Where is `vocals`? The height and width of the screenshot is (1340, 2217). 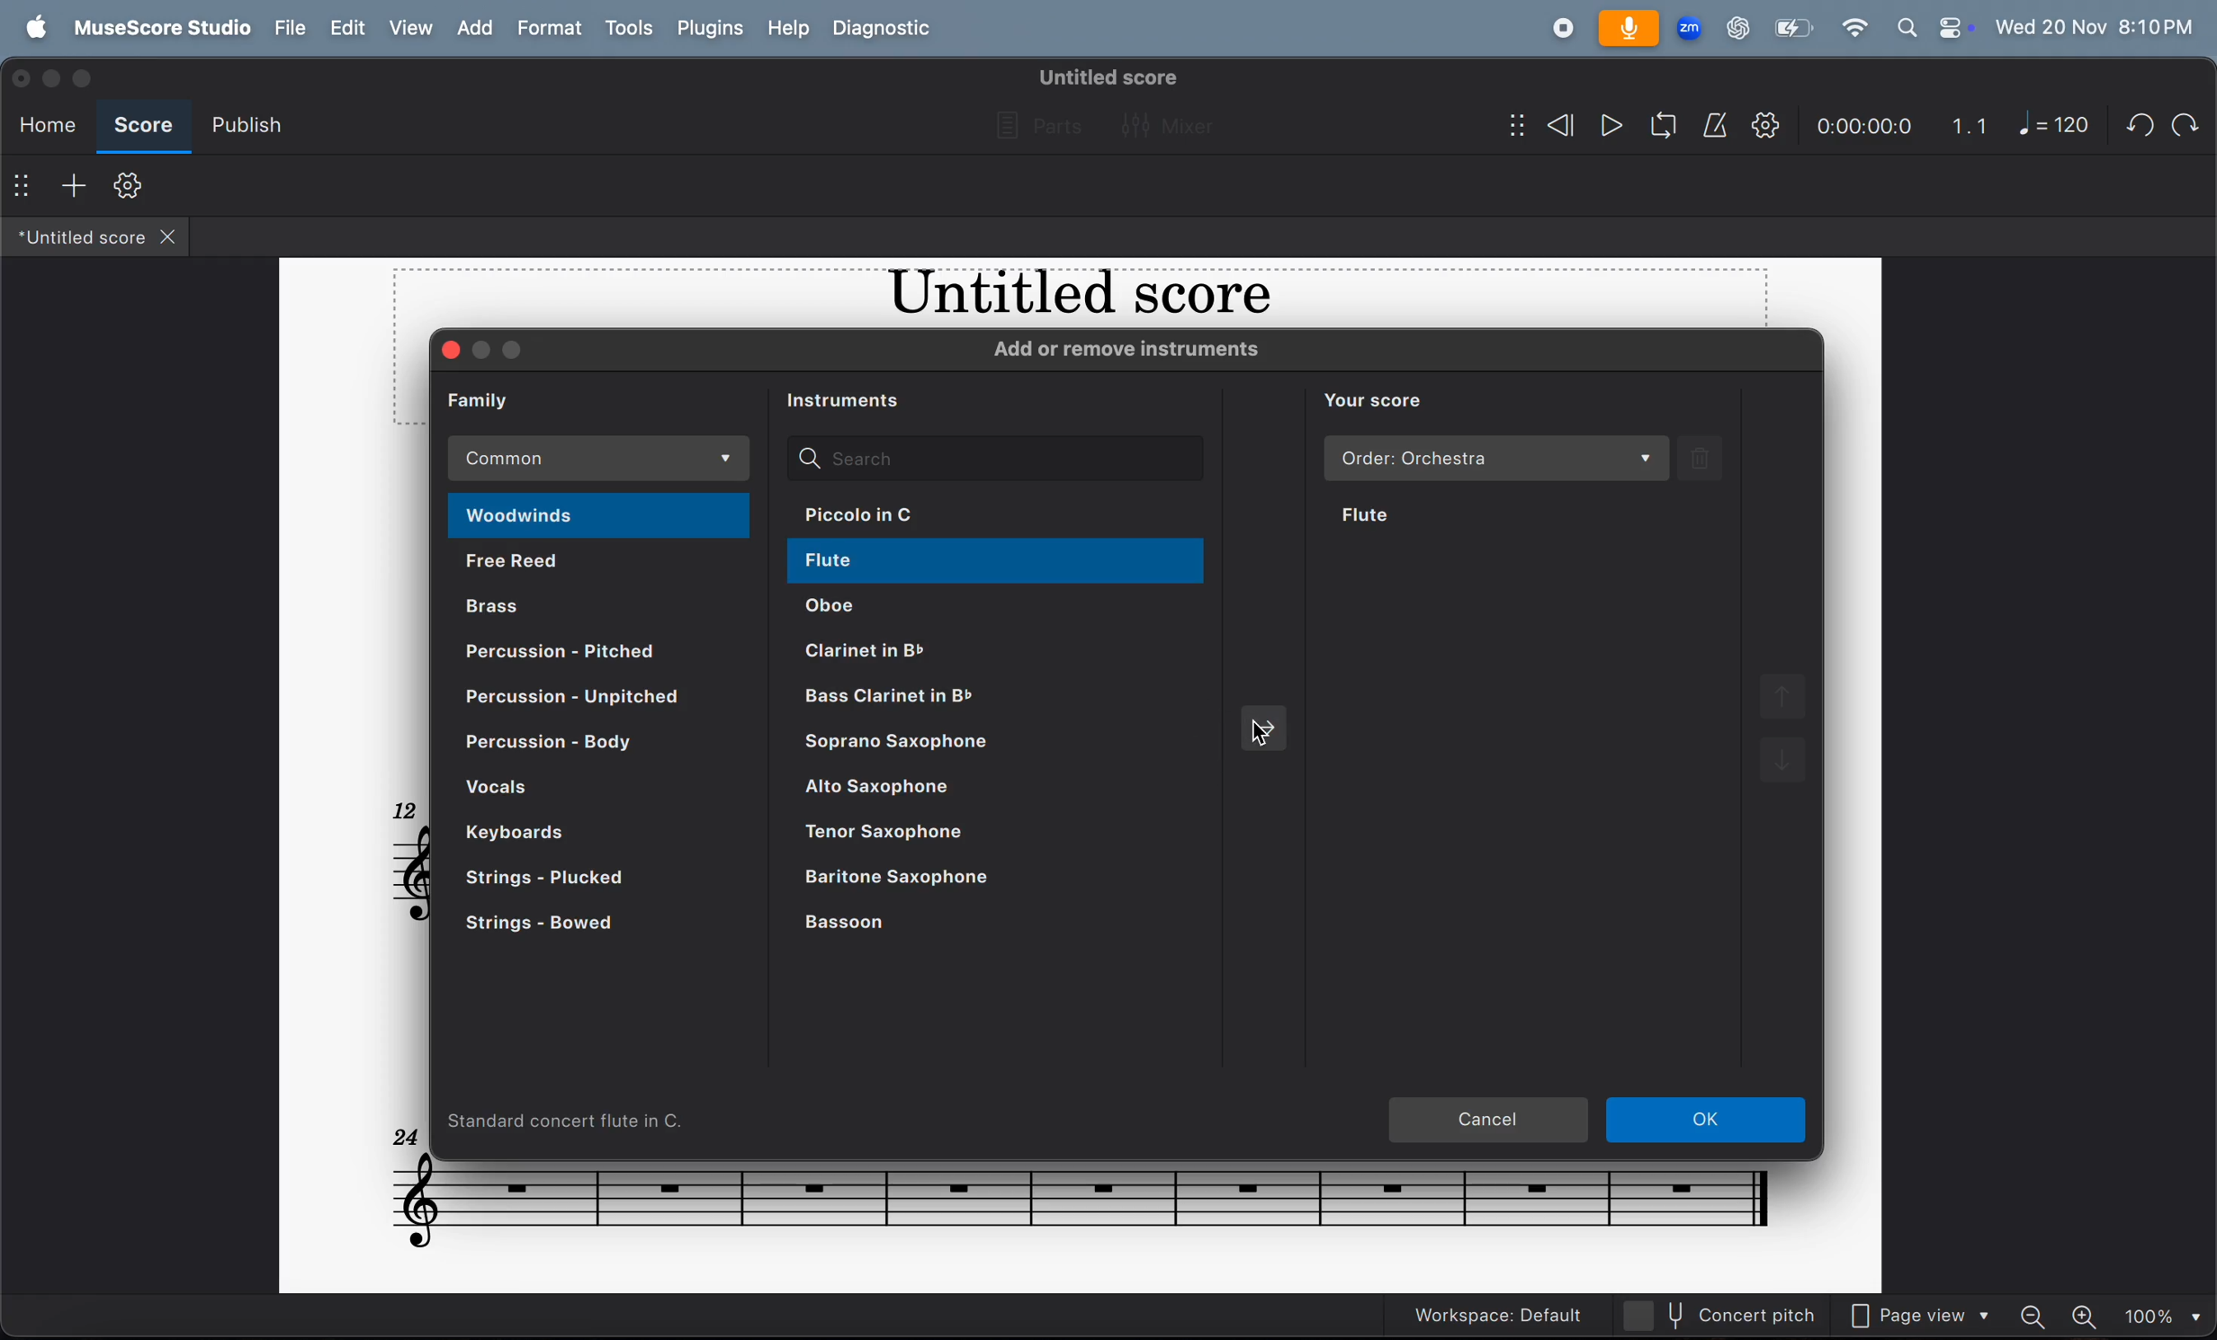
vocals is located at coordinates (584, 790).